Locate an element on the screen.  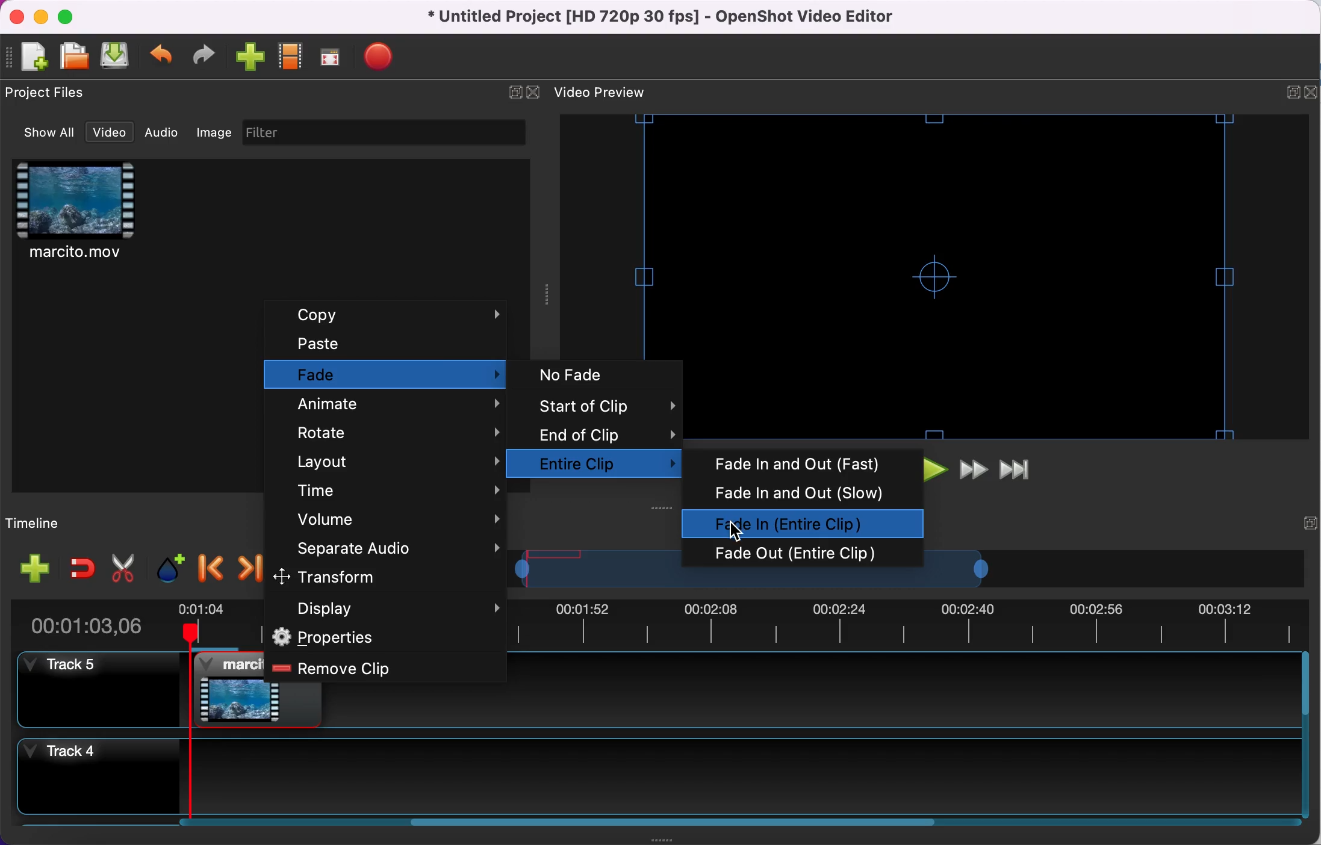
transition bar is located at coordinates (747, 579).